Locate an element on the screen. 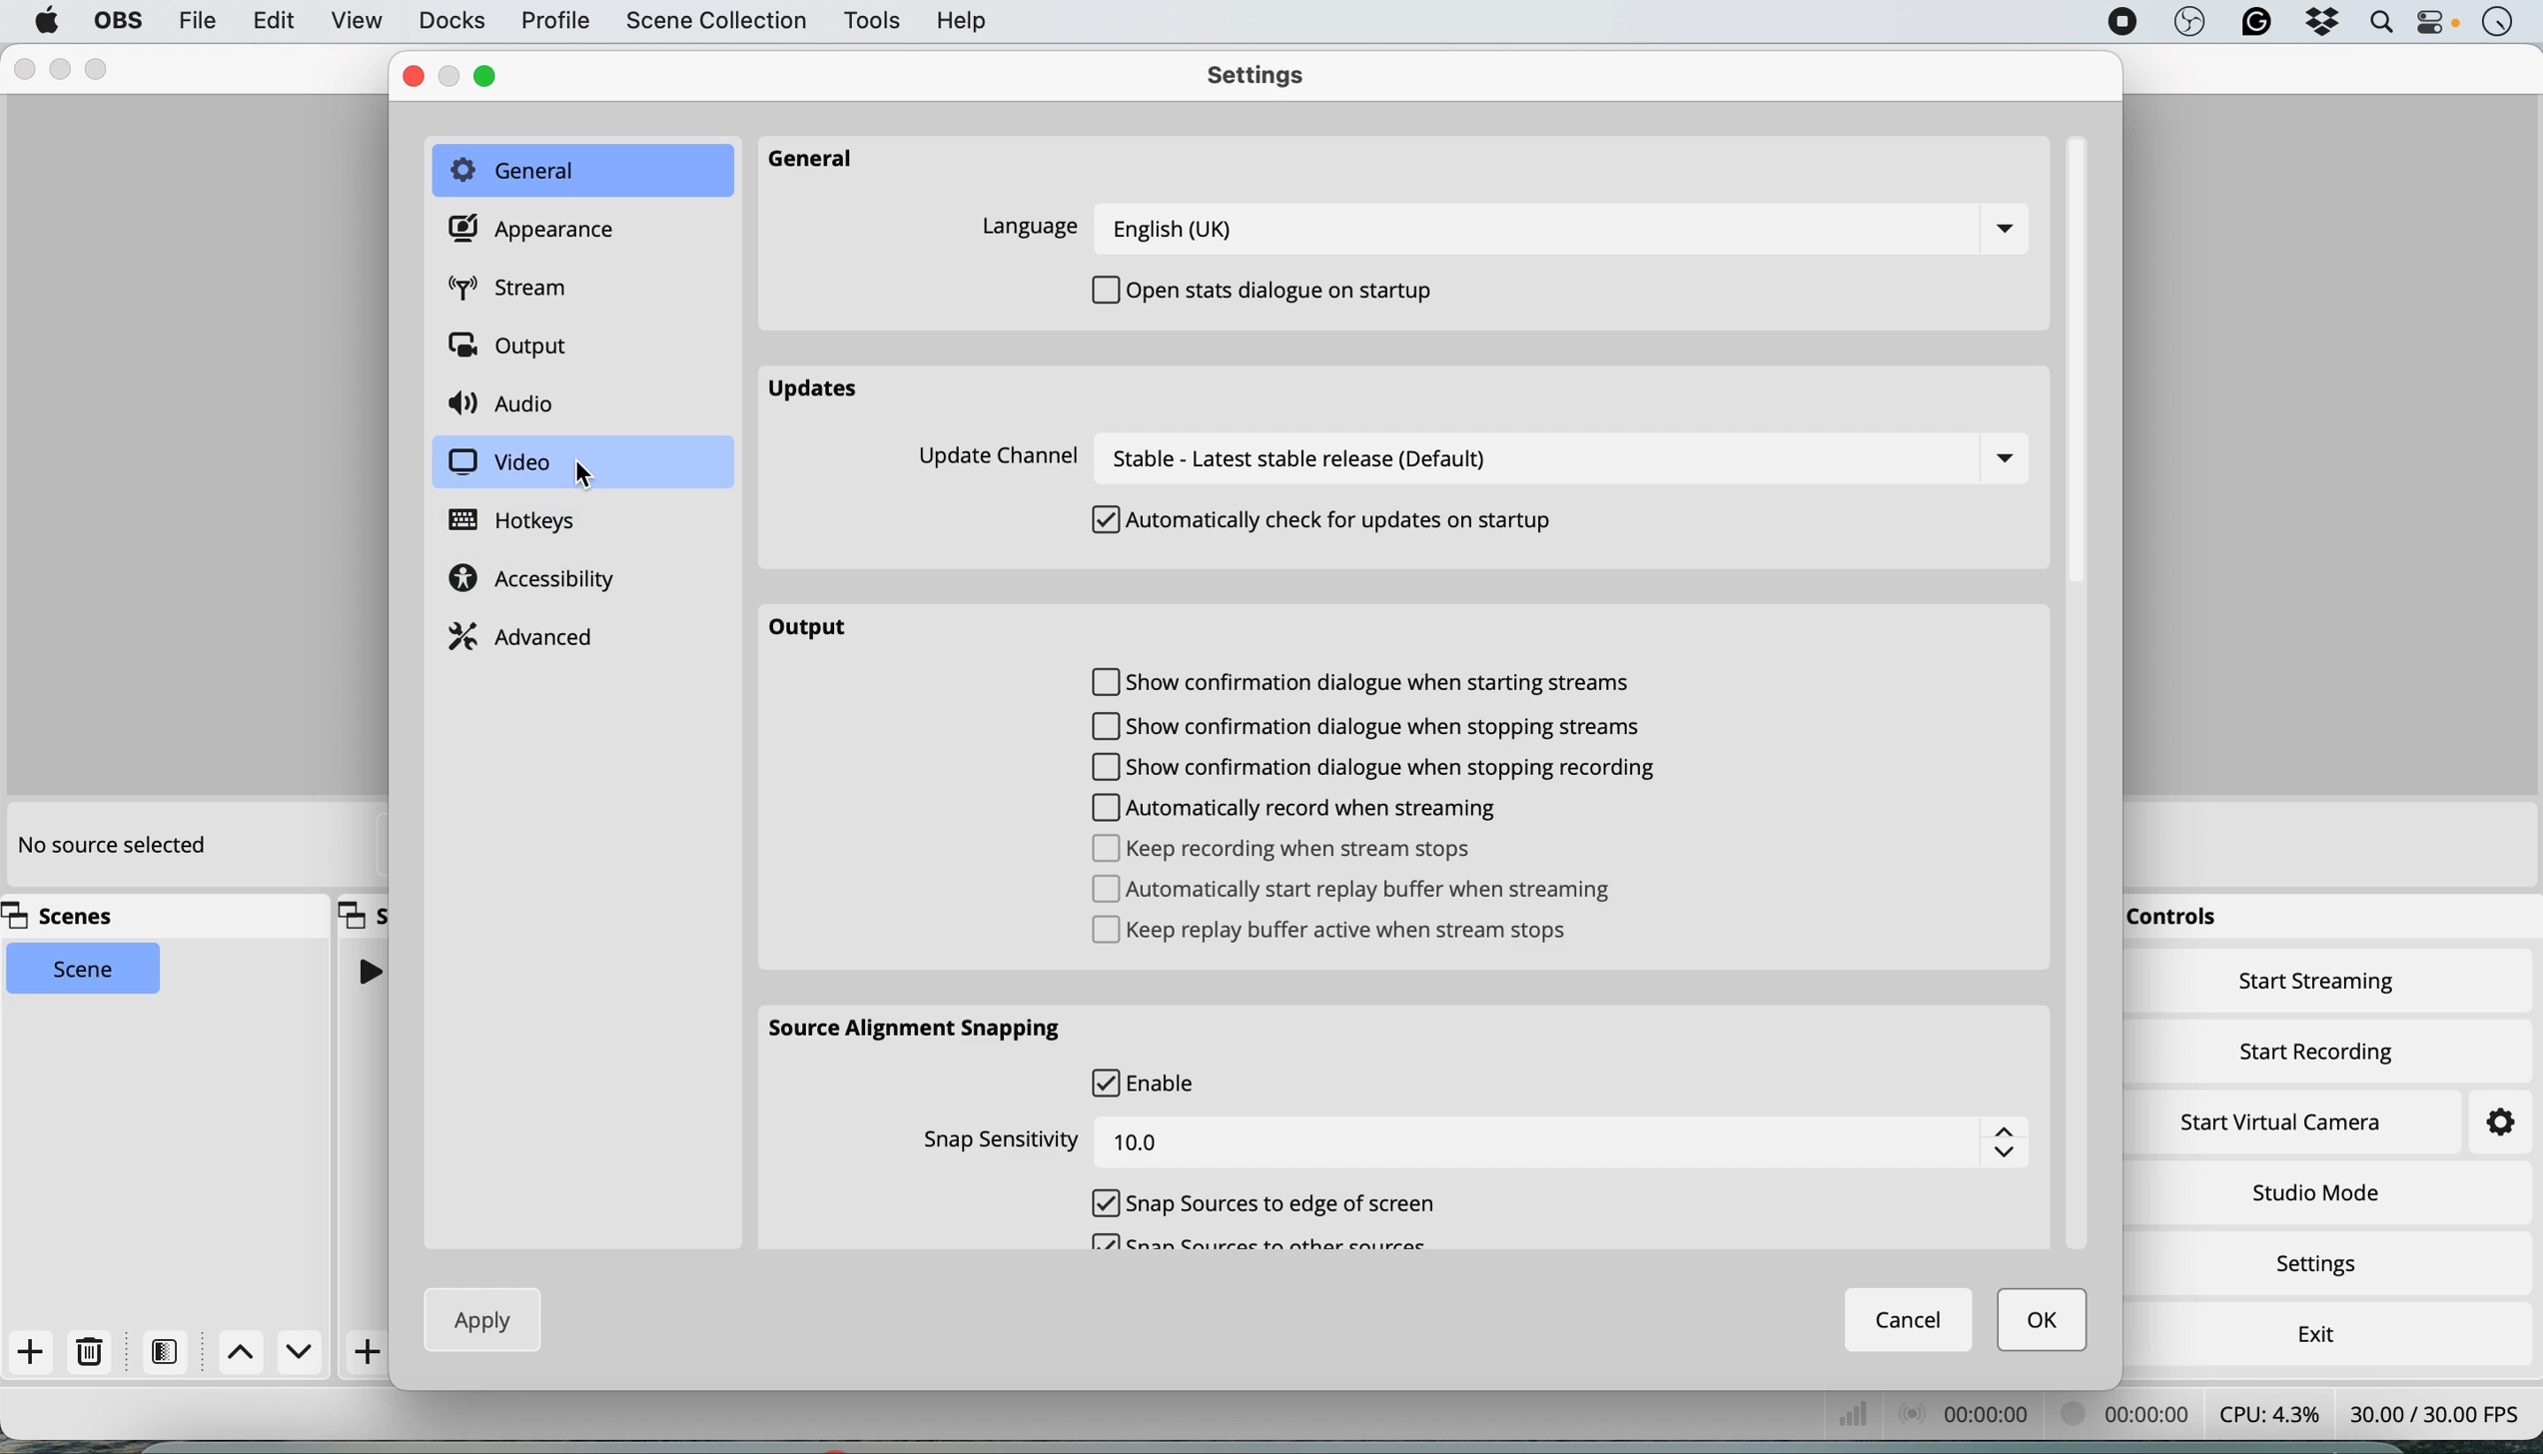 The height and width of the screenshot is (1454, 2543). hotkeys is located at coordinates (529, 521).